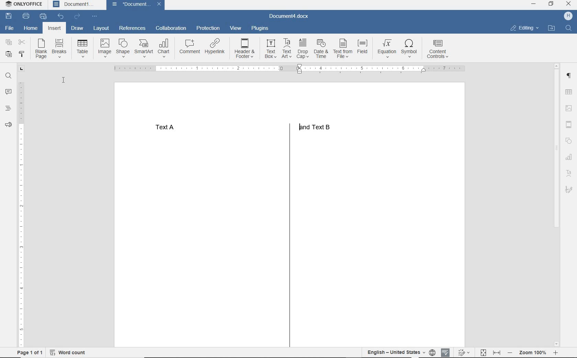 Image resolution: width=577 pixels, height=358 pixels. What do you see at coordinates (569, 189) in the screenshot?
I see `sign` at bounding box center [569, 189].